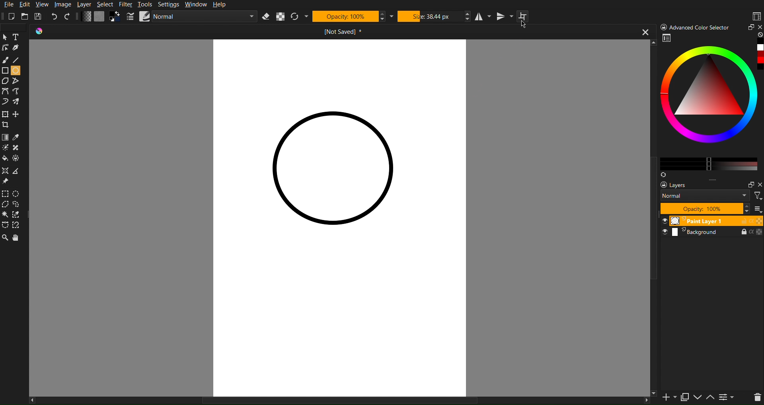  Describe the element at coordinates (6, 225) in the screenshot. I see `Free shape` at that location.